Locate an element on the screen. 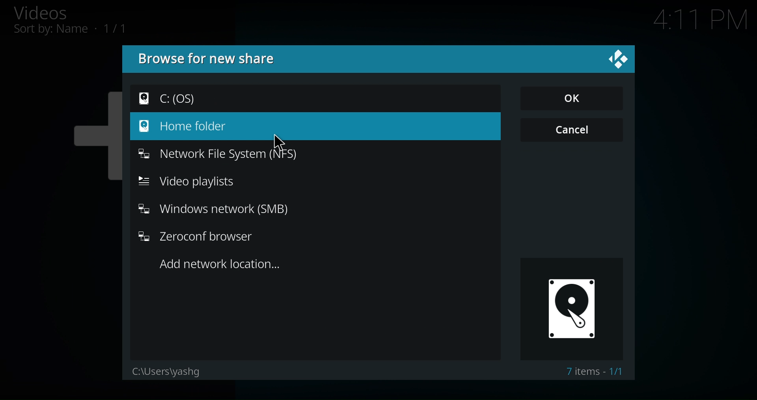 The width and height of the screenshot is (757, 400). OK is located at coordinates (570, 98).